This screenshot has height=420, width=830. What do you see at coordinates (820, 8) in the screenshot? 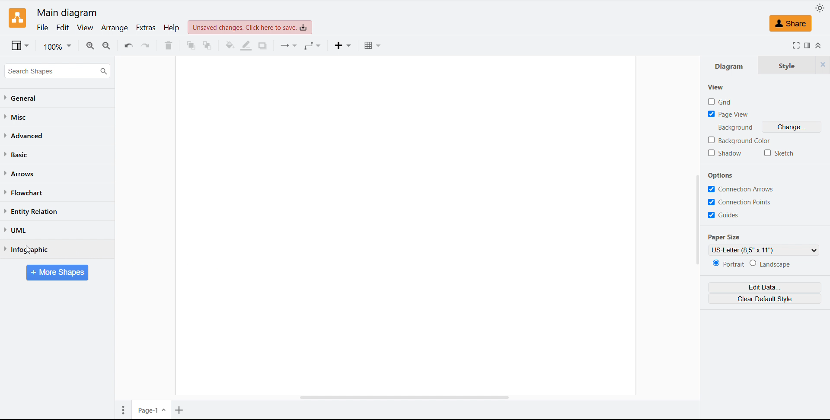
I see `Toggle theme ` at bounding box center [820, 8].